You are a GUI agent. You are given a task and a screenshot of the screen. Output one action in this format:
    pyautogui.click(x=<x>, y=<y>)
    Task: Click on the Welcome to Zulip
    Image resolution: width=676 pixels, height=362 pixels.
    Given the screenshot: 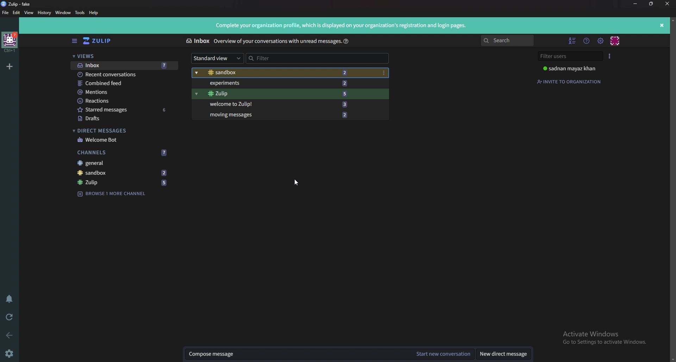 What is the action you would take?
    pyautogui.click(x=284, y=103)
    